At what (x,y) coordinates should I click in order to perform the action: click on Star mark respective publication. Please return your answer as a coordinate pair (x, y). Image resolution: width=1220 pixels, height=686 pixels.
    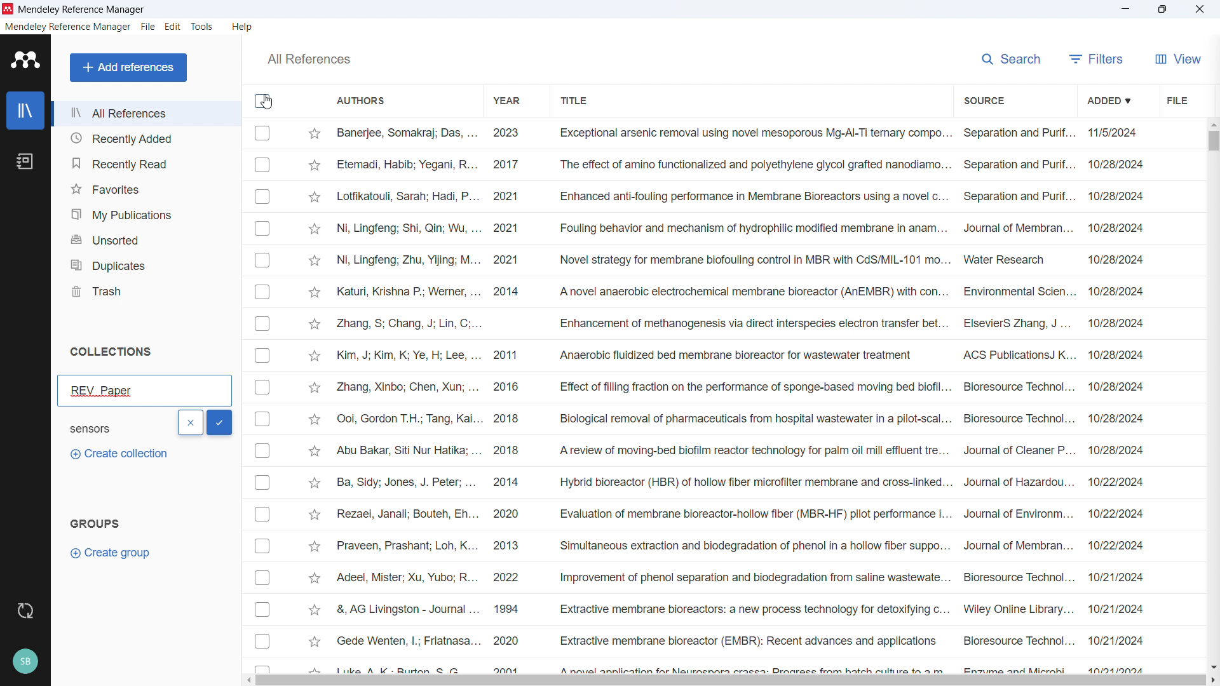
    Looking at the image, I should click on (314, 356).